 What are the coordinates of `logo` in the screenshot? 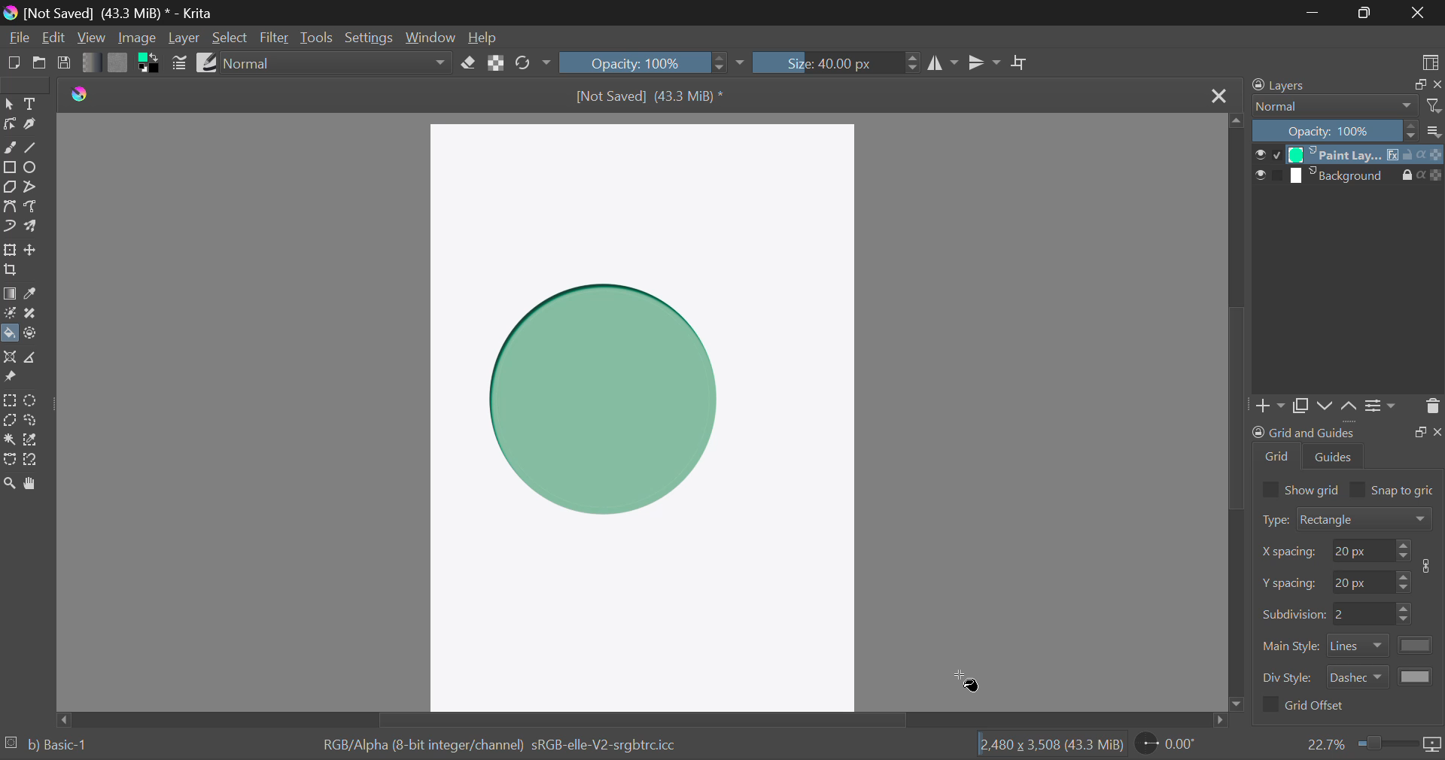 It's located at (79, 95).